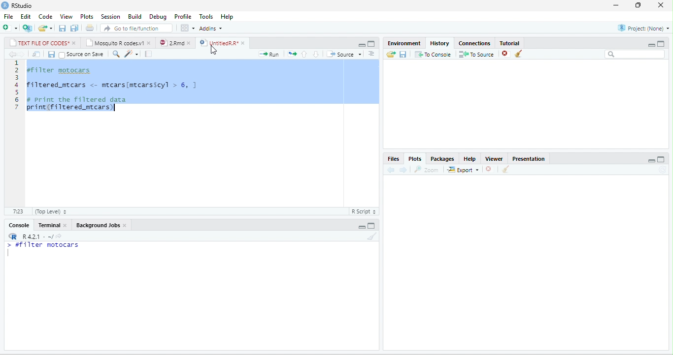  What do you see at coordinates (494, 159) in the screenshot?
I see `Viewer` at bounding box center [494, 159].